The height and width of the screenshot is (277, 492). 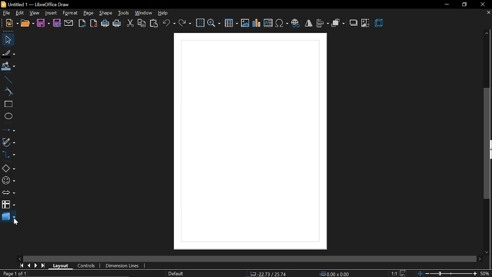 I want to click on shadow, so click(x=354, y=23).